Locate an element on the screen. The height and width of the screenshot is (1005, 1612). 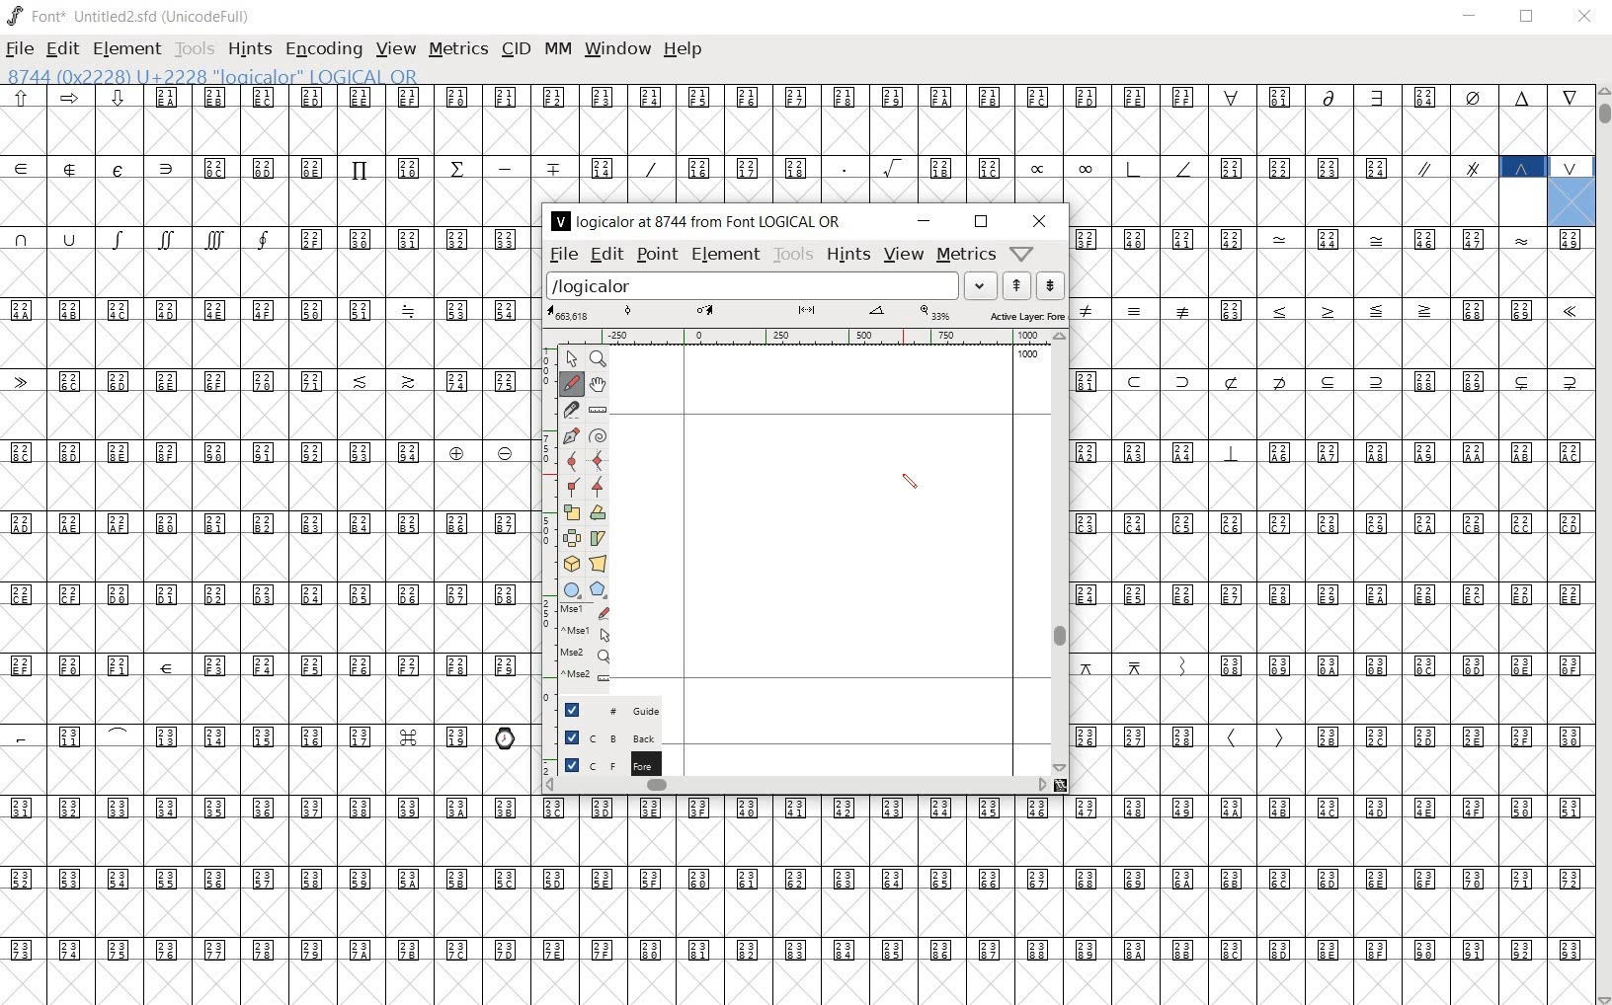
file is located at coordinates (21, 48).